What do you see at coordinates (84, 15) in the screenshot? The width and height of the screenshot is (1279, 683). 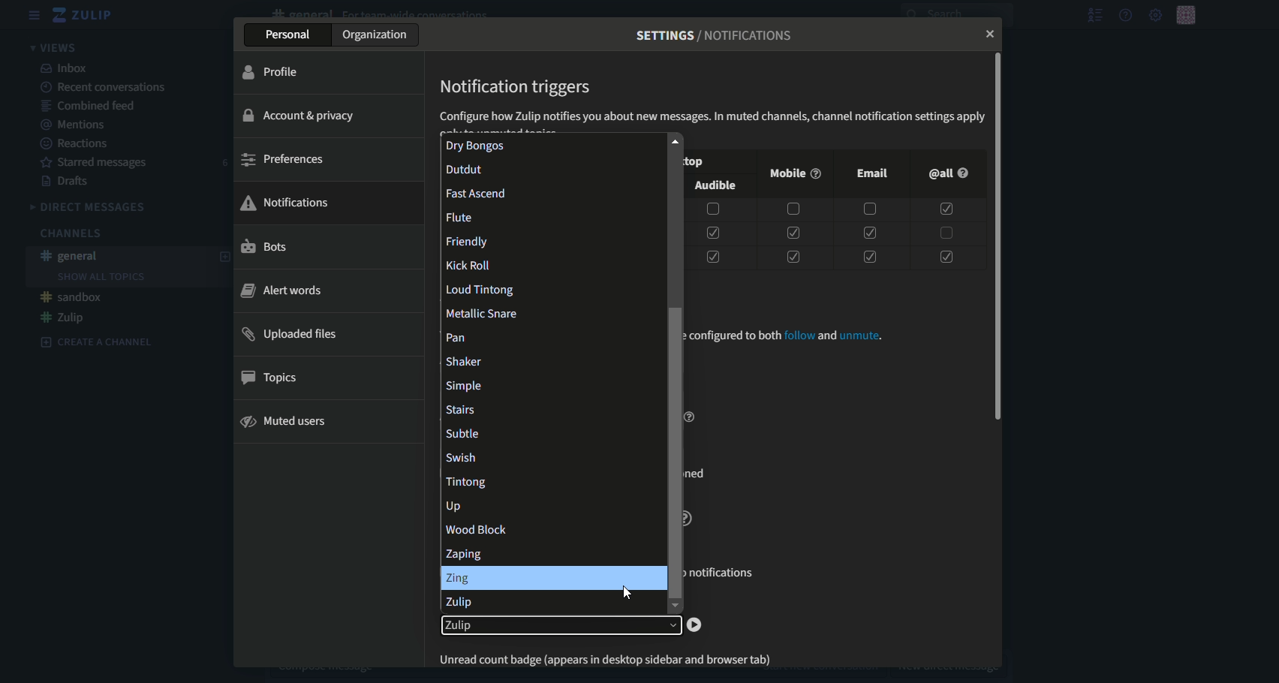 I see `logo and title` at bounding box center [84, 15].